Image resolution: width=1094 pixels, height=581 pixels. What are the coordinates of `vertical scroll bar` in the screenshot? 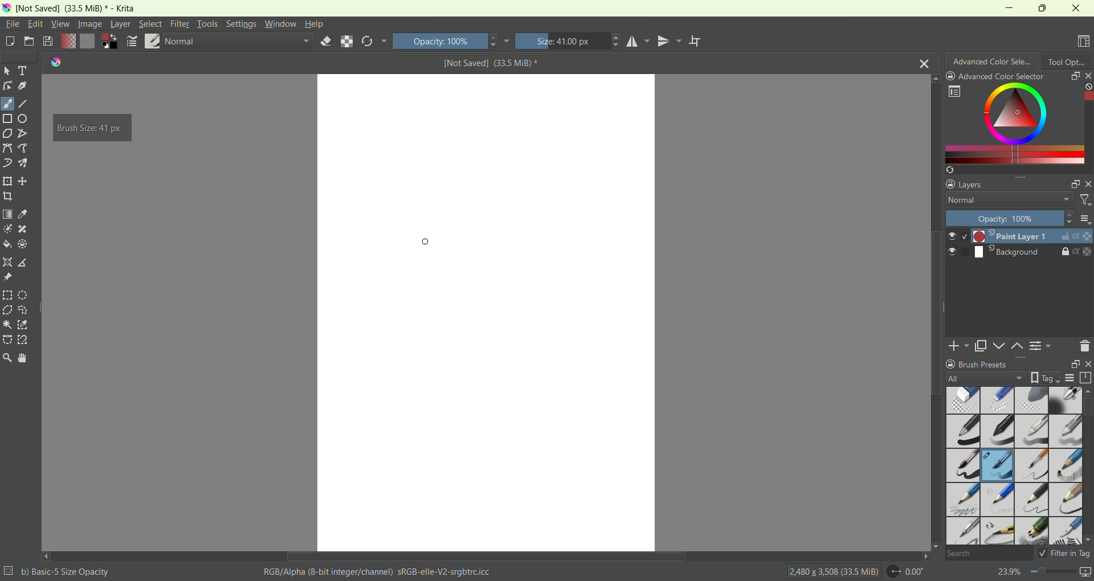 It's located at (933, 312).